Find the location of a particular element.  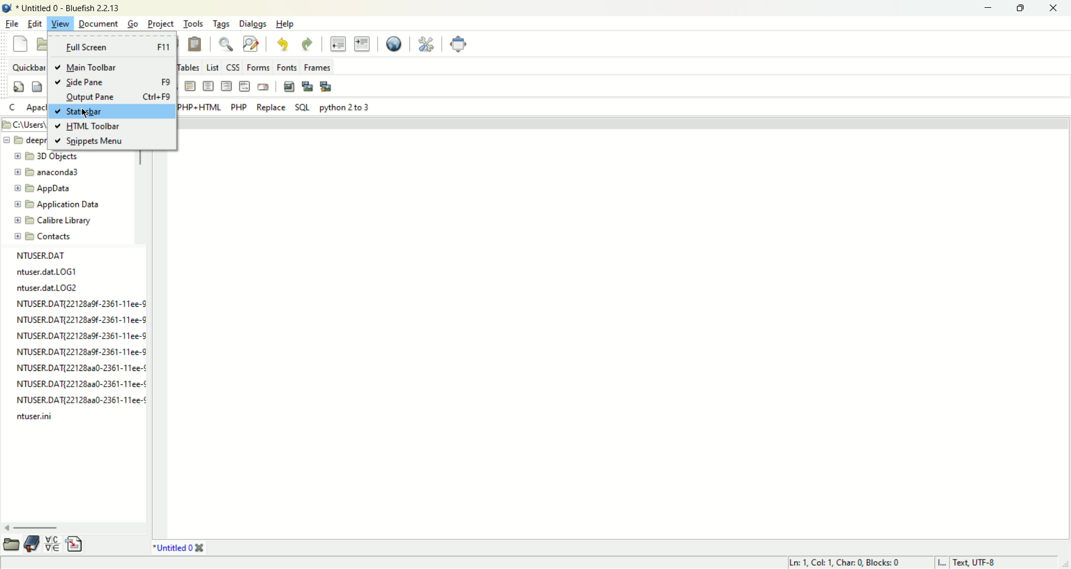

*Untitled 0 is located at coordinates (173, 549).